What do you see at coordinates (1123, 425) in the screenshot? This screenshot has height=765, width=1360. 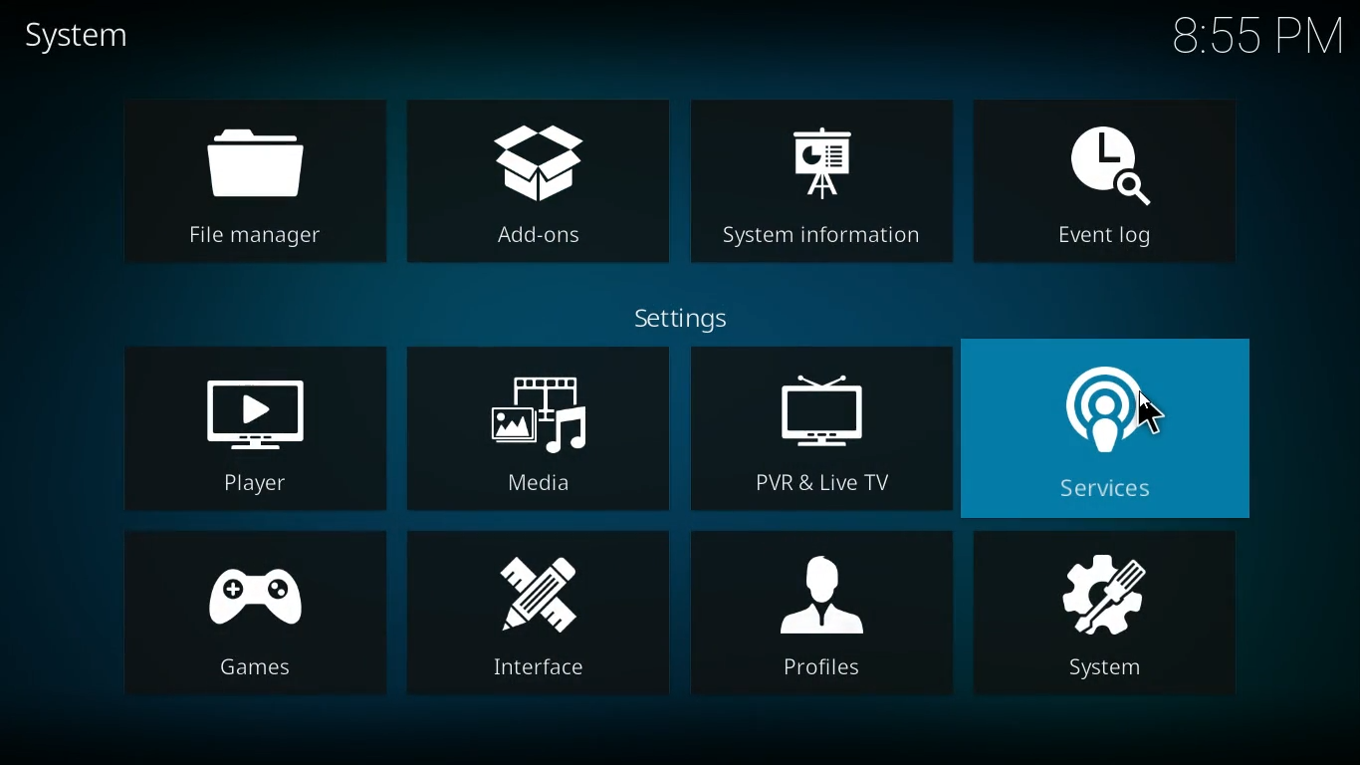 I see `services` at bounding box center [1123, 425].